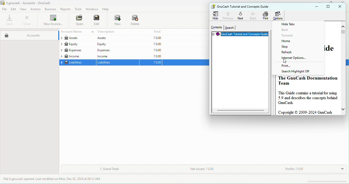 The height and width of the screenshot is (184, 349). What do you see at coordinates (107, 9) in the screenshot?
I see `help` at bounding box center [107, 9].